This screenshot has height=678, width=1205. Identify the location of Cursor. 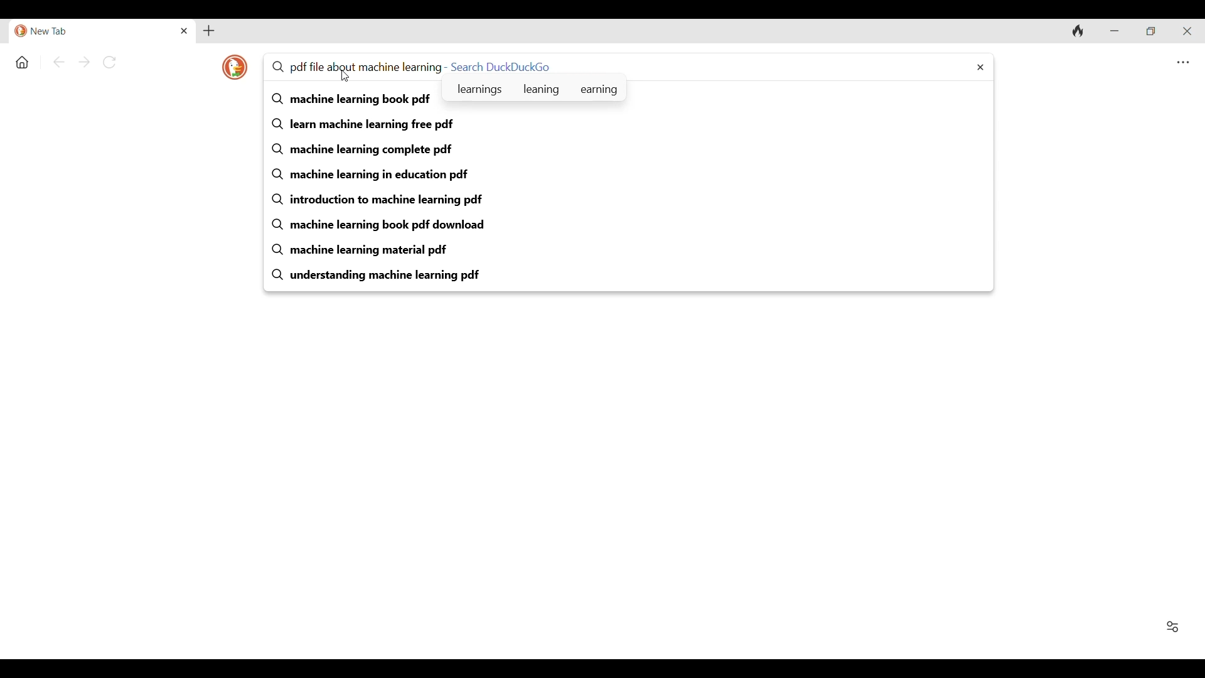
(345, 76).